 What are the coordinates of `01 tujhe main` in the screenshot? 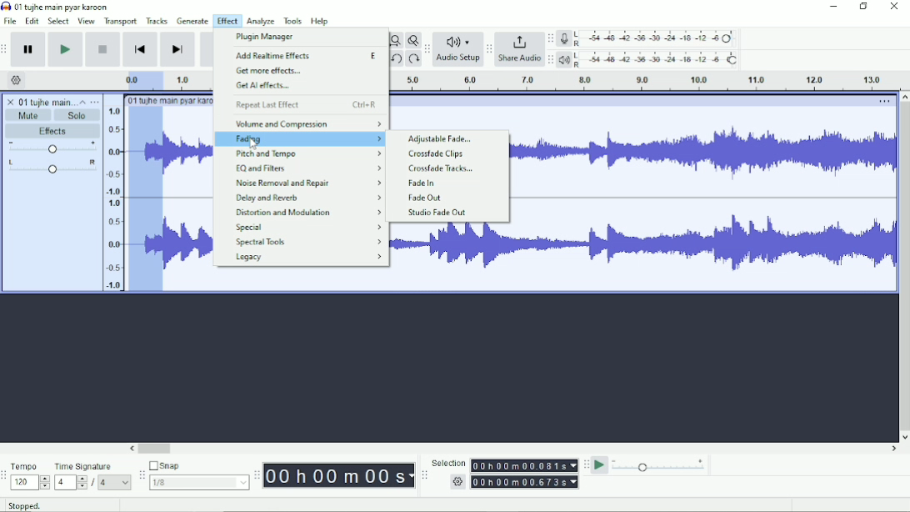 It's located at (47, 103).